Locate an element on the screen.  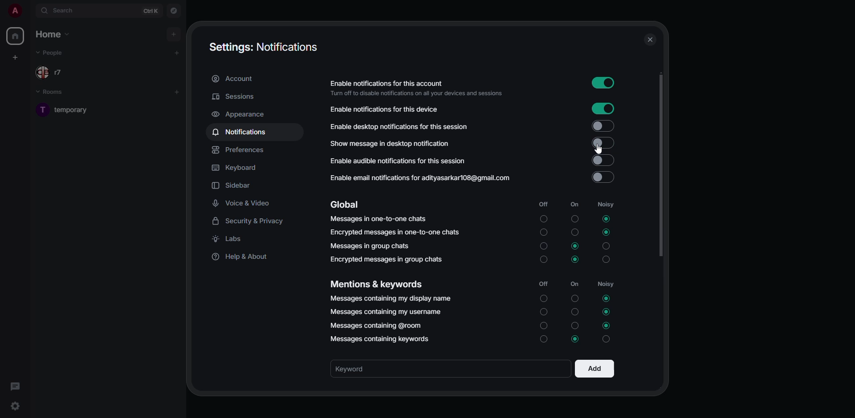
enable email notifications is located at coordinates (421, 179).